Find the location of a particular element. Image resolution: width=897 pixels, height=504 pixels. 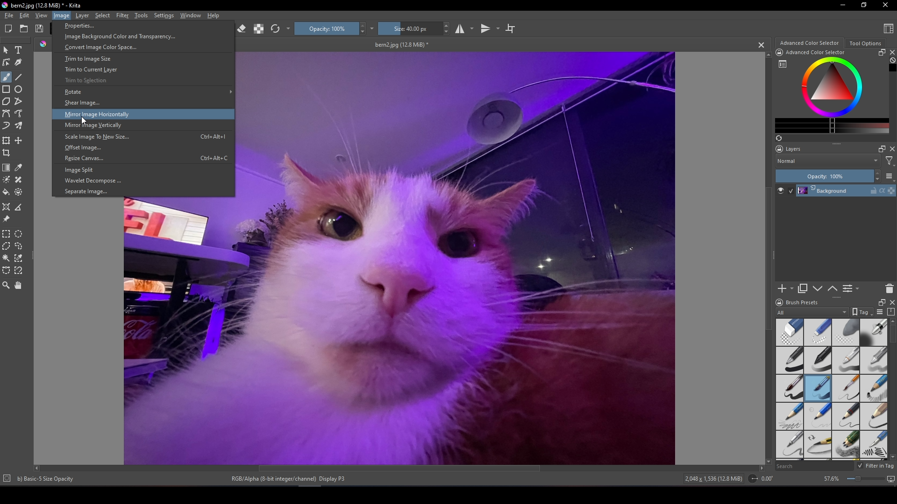

Vertical mirror tool is located at coordinates (491, 29).